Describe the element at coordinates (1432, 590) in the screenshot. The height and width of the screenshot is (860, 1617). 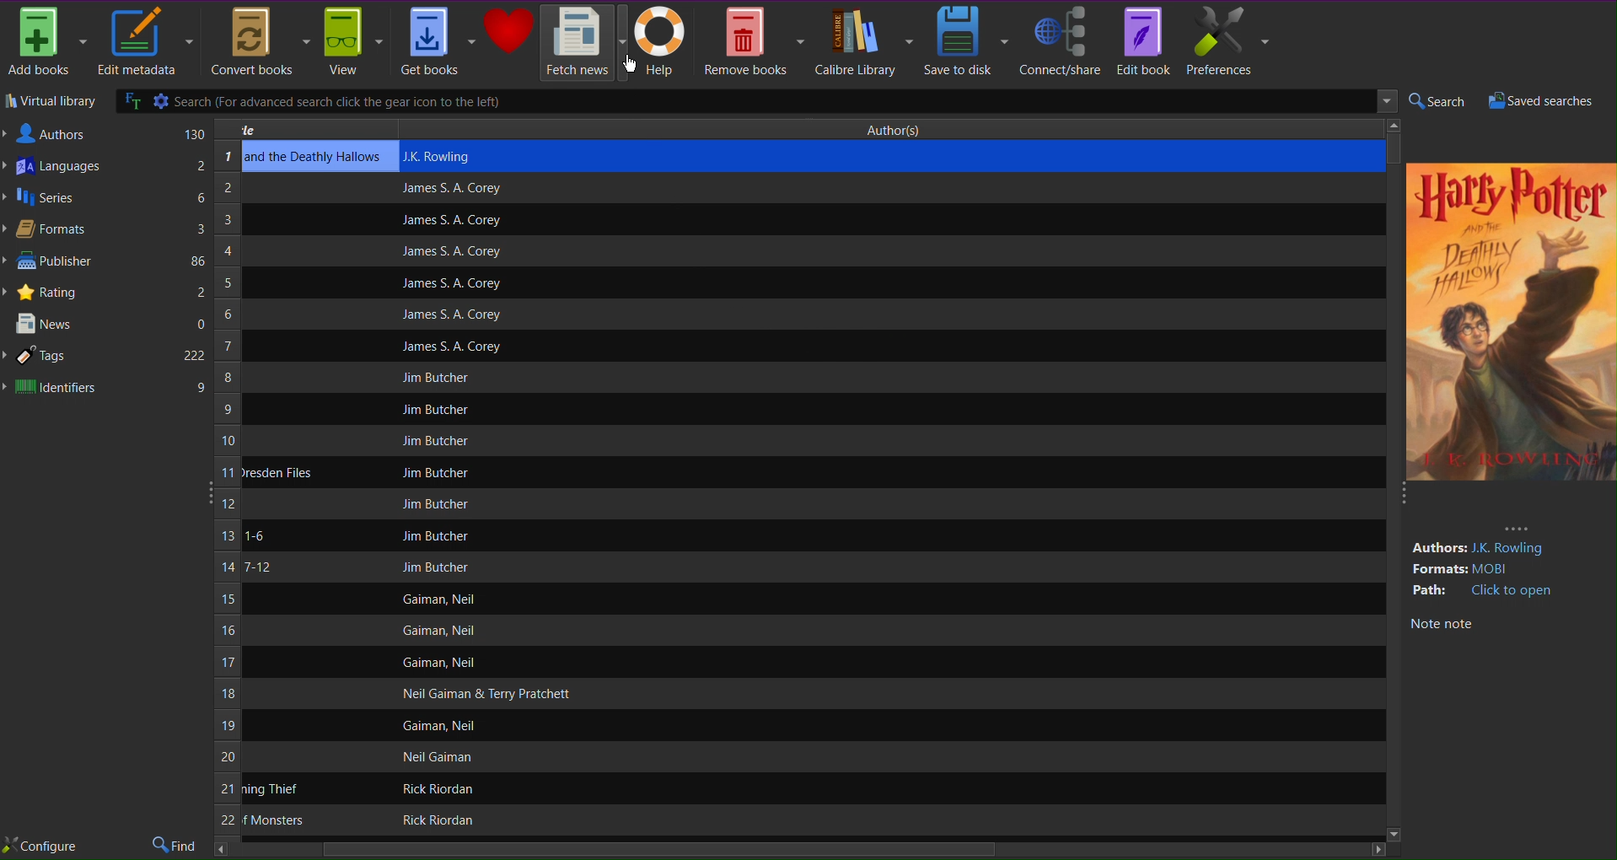
I see `Path:` at that location.